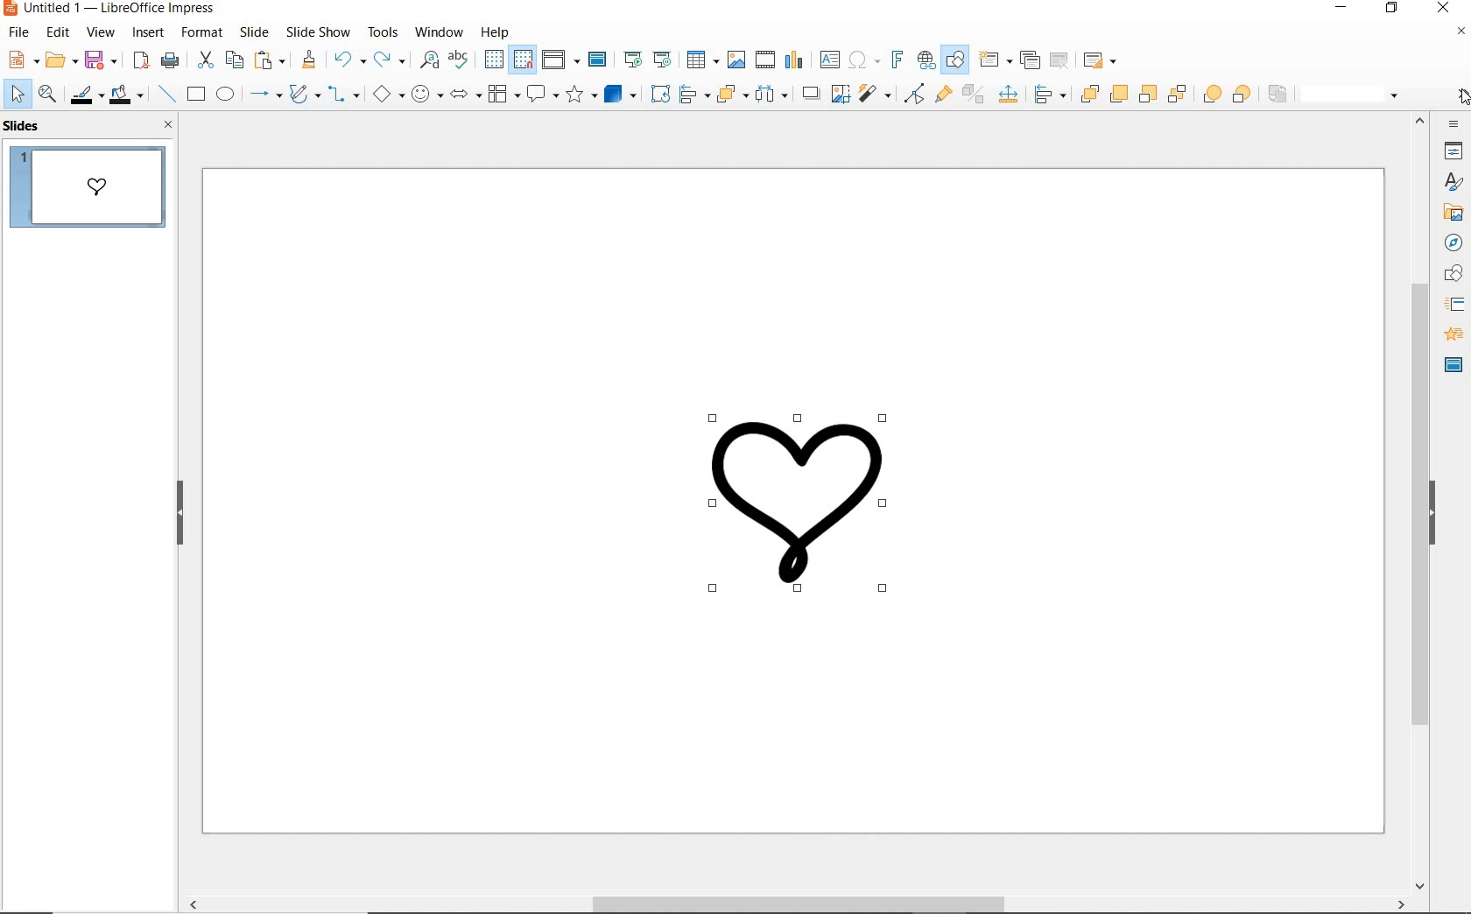 The width and height of the screenshot is (1471, 914). I want to click on clone formatting, so click(307, 60).